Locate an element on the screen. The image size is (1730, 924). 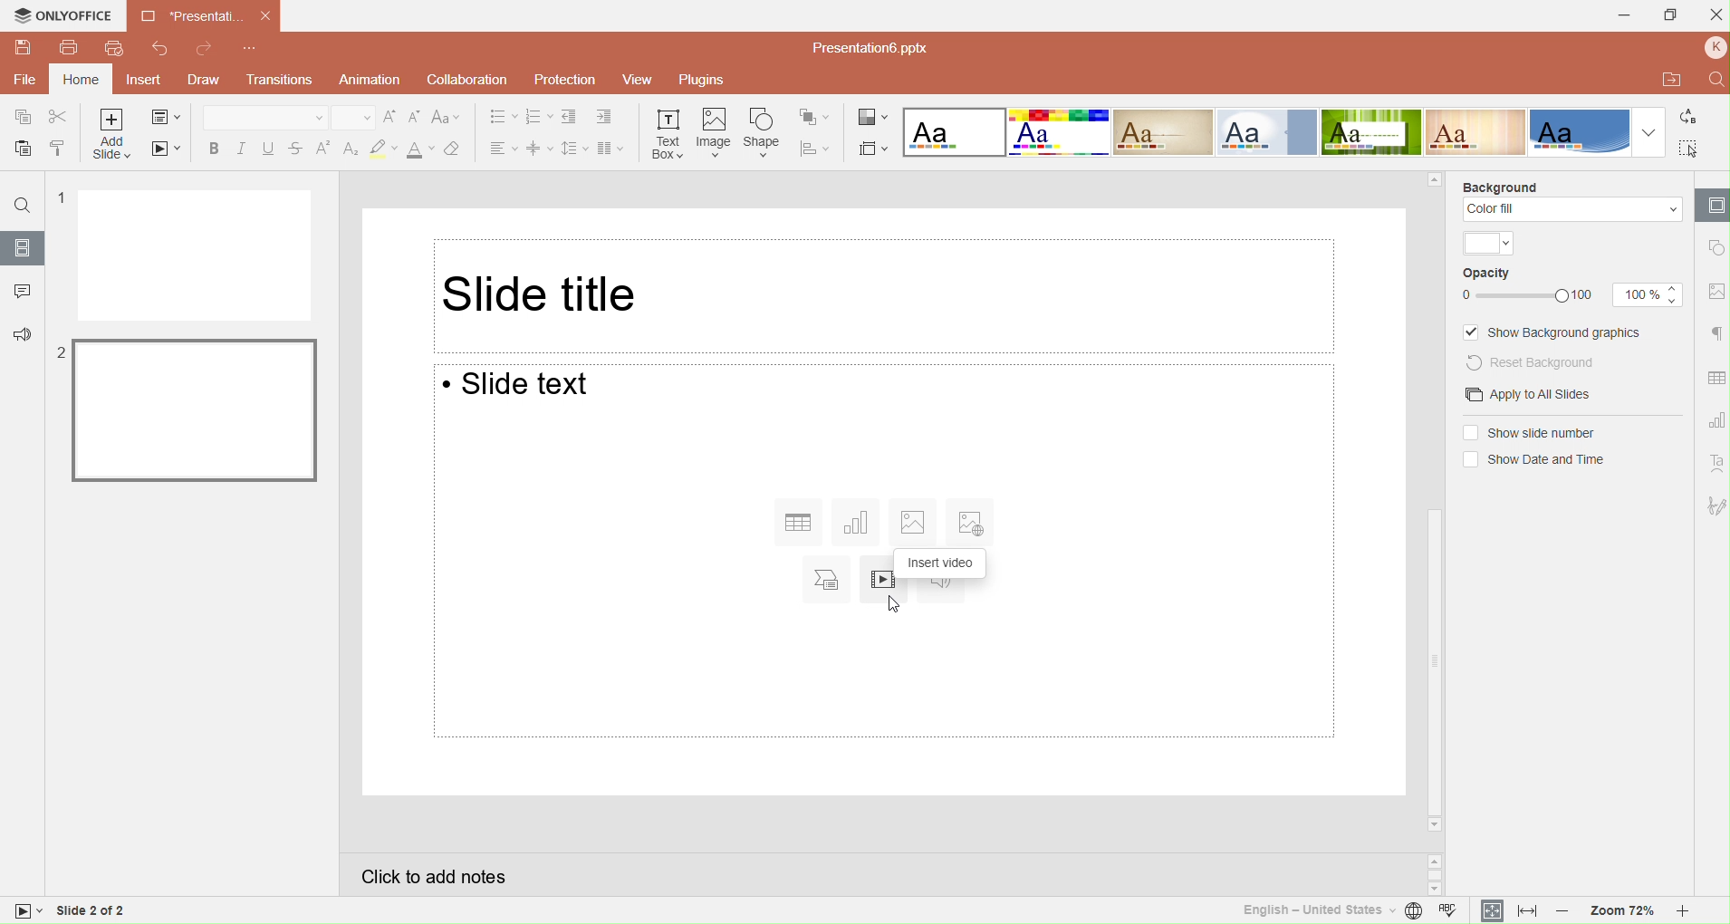
Start slide show is located at coordinates (163, 149).